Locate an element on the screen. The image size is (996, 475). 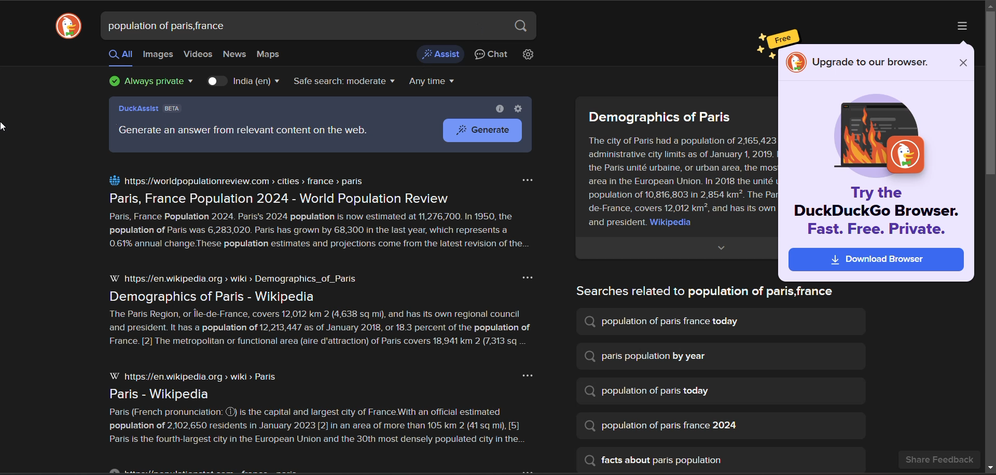
Demographics of Paris - Wikipedia is located at coordinates (207, 297).